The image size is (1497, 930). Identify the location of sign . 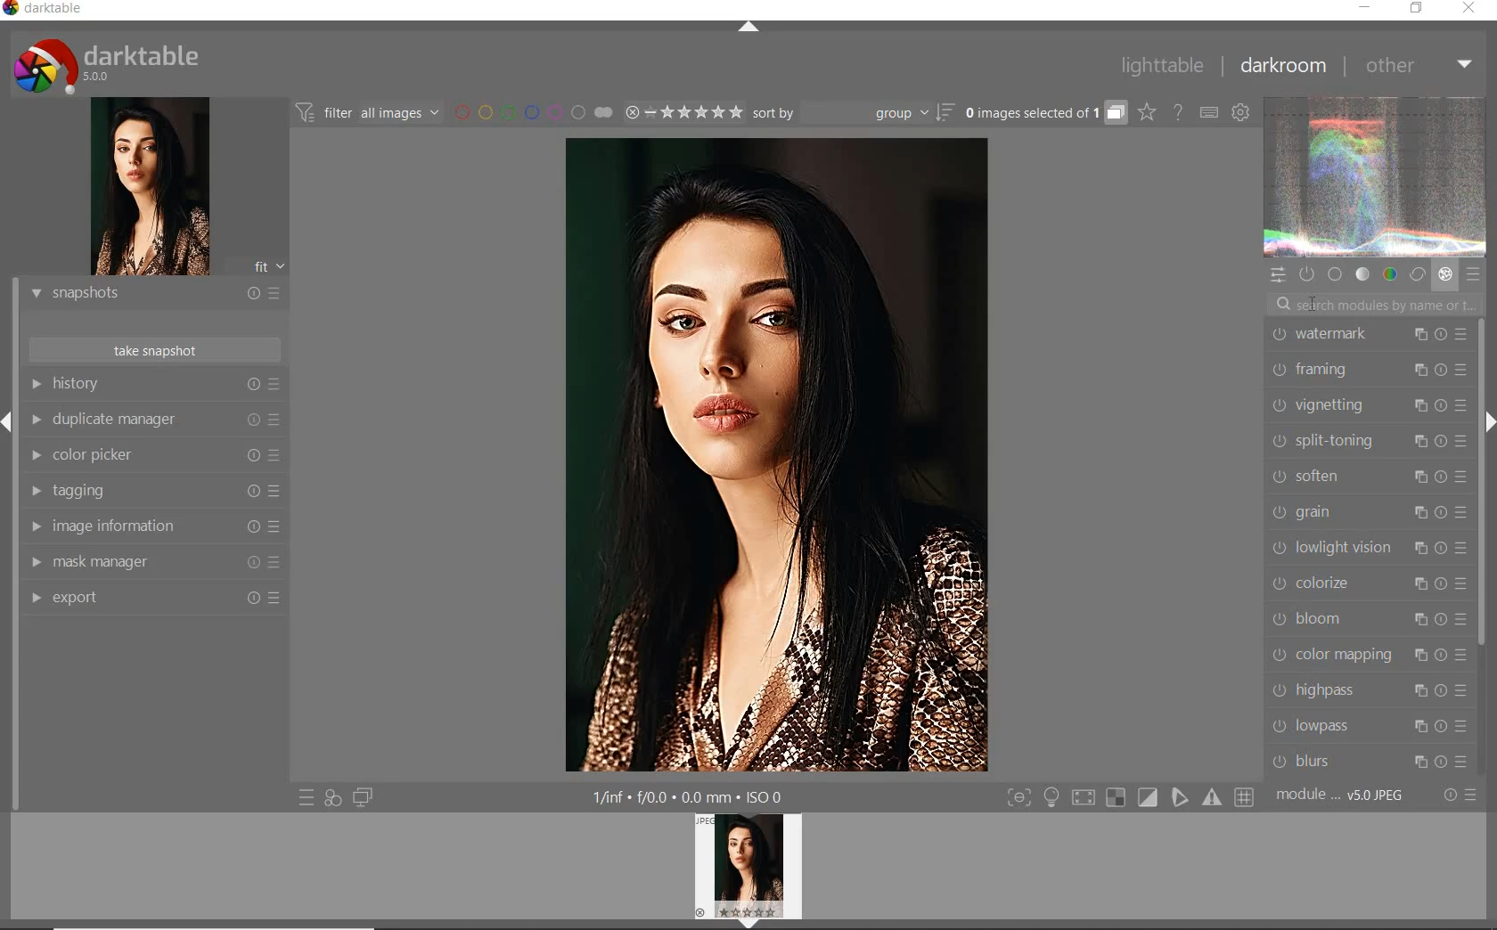
(1117, 799).